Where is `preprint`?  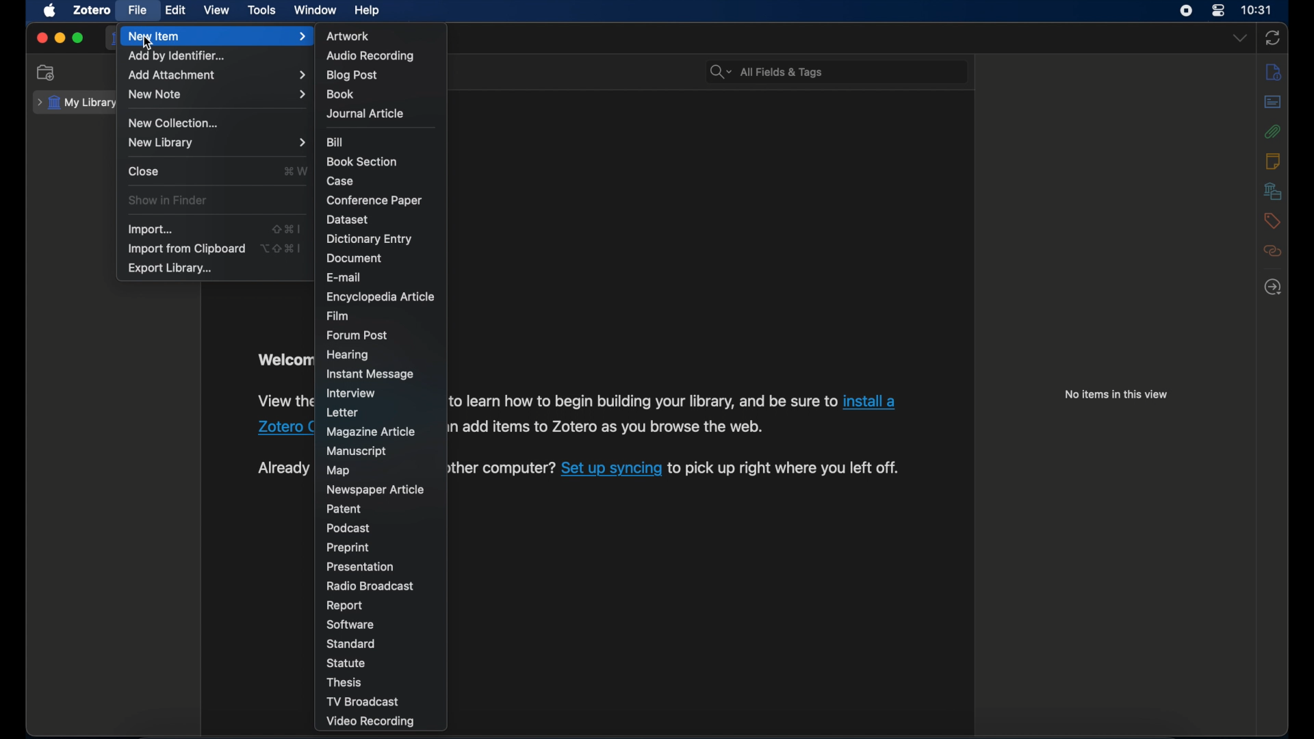
preprint is located at coordinates (348, 547).